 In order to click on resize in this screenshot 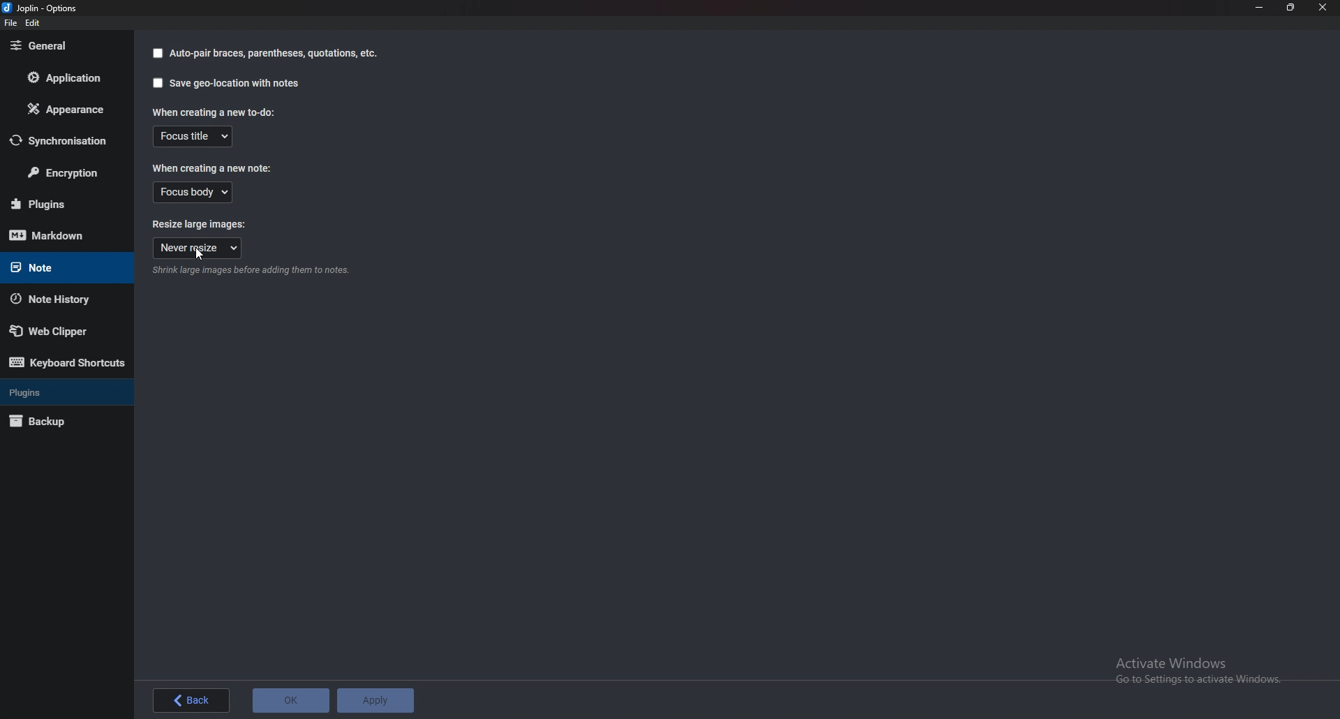, I will do `click(1291, 7)`.